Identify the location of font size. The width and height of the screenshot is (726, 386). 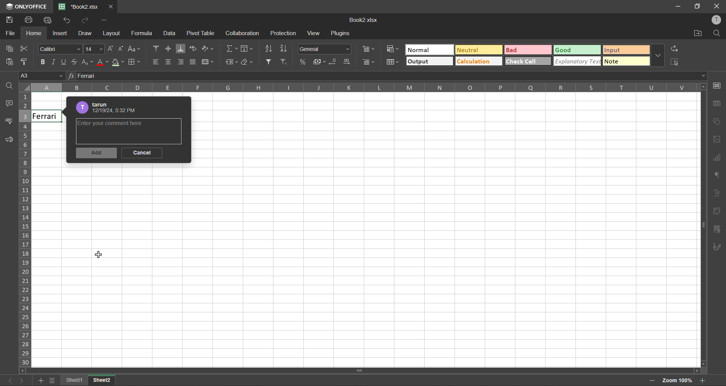
(95, 49).